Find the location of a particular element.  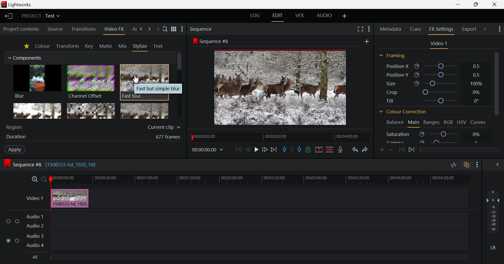

Mattle is located at coordinates (106, 46).